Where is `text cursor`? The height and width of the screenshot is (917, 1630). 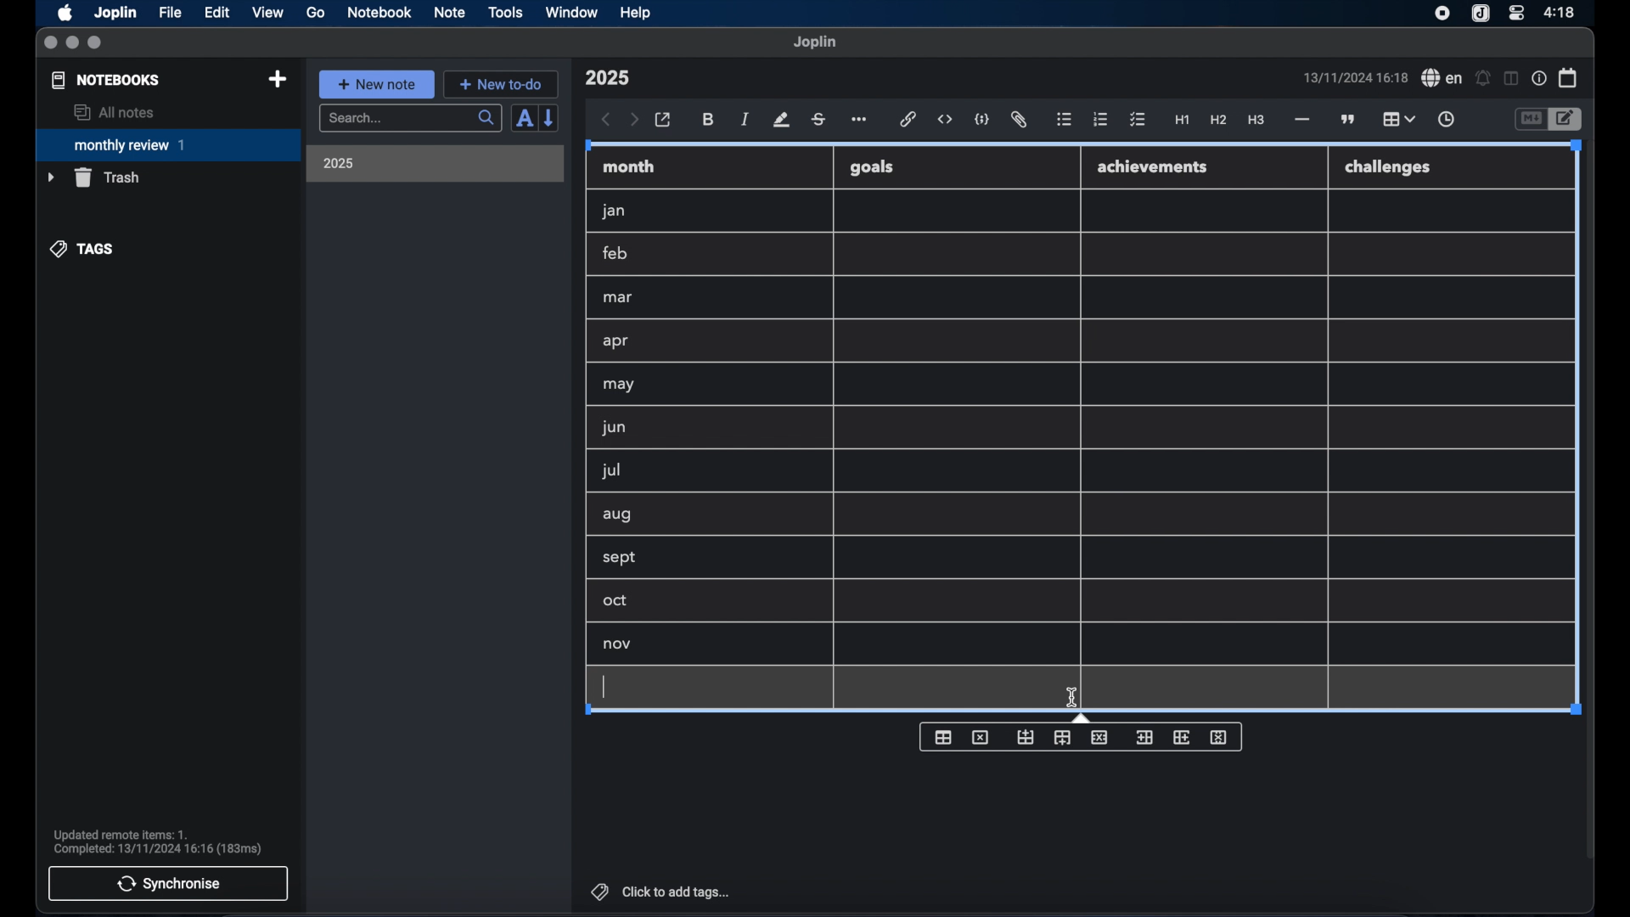
text cursor is located at coordinates (605, 688).